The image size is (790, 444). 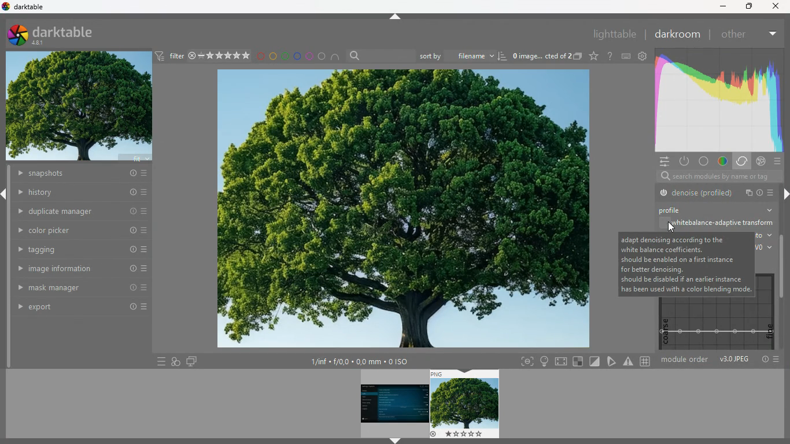 What do you see at coordinates (404, 210) in the screenshot?
I see `image` at bounding box center [404, 210].